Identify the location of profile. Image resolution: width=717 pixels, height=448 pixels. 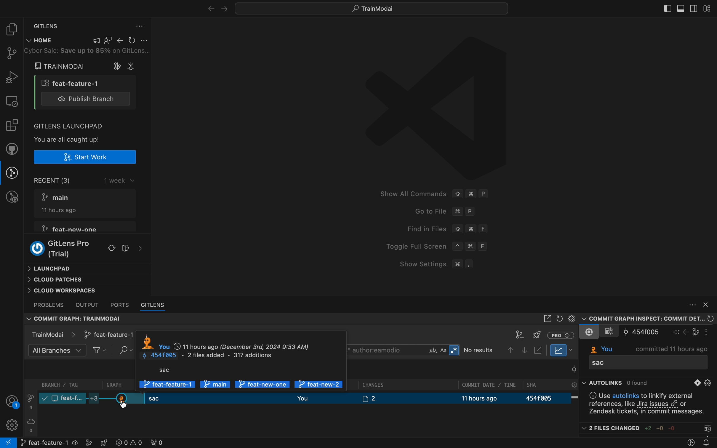
(13, 402).